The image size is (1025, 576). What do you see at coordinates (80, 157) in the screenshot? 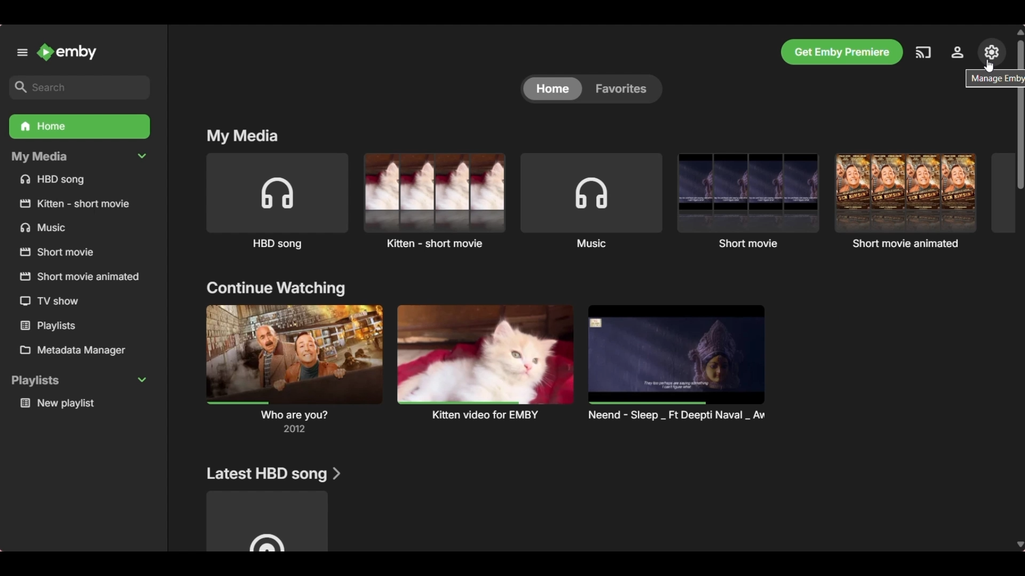
I see `Collapse My Media` at bounding box center [80, 157].